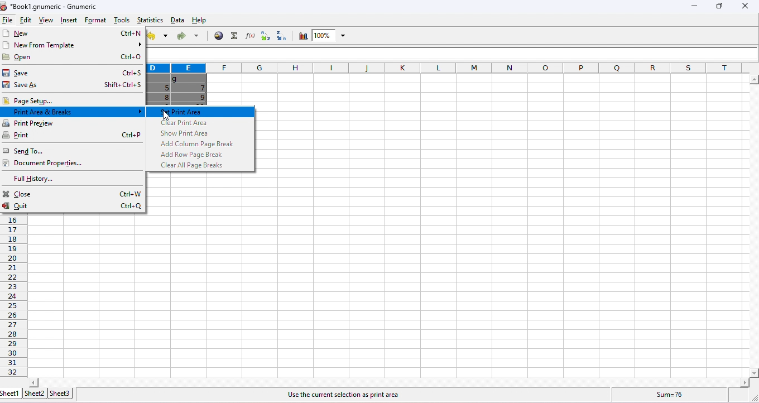  Describe the element at coordinates (672, 394) in the screenshot. I see `sum=76` at that location.